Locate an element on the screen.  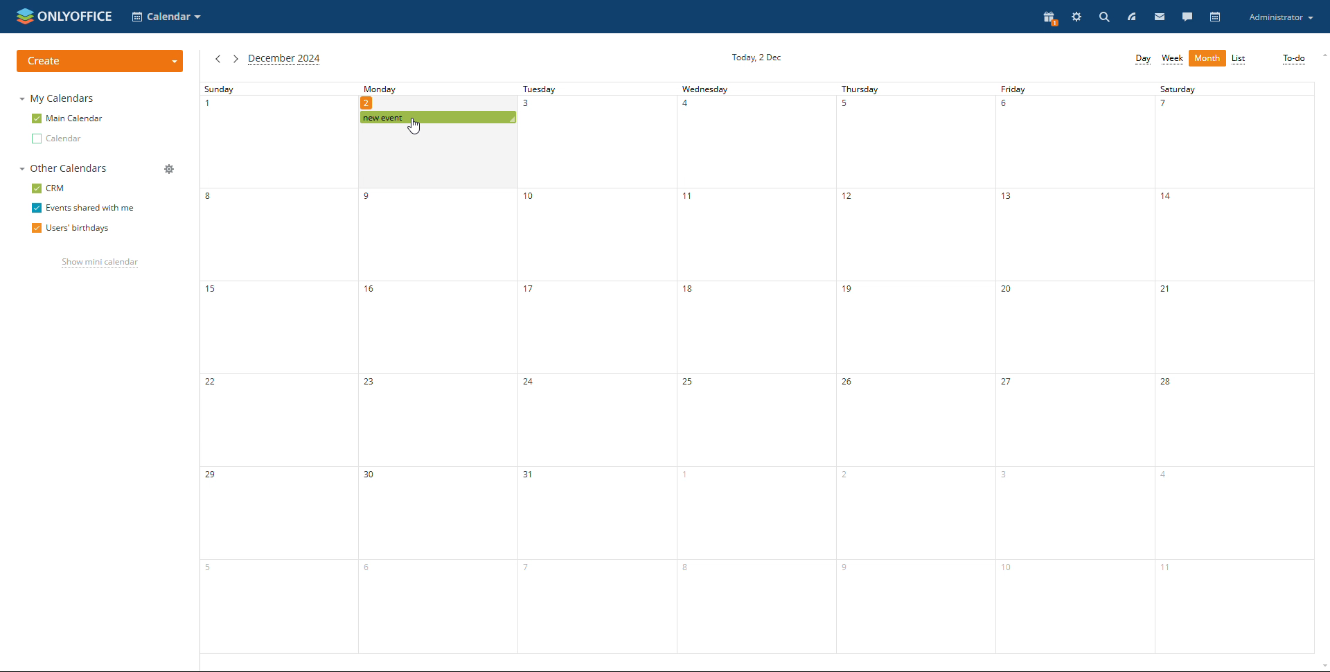
feed is located at coordinates (1132, 18).